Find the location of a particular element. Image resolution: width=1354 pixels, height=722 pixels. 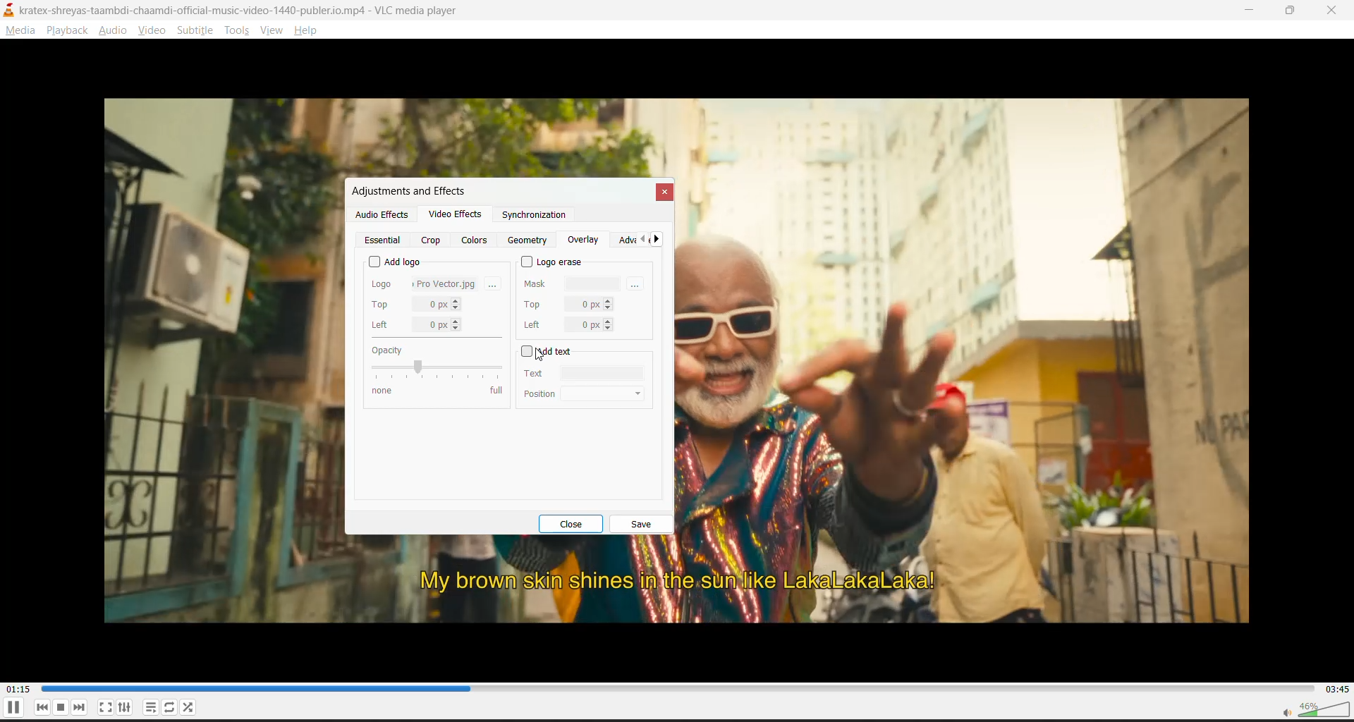

tools is located at coordinates (235, 32).